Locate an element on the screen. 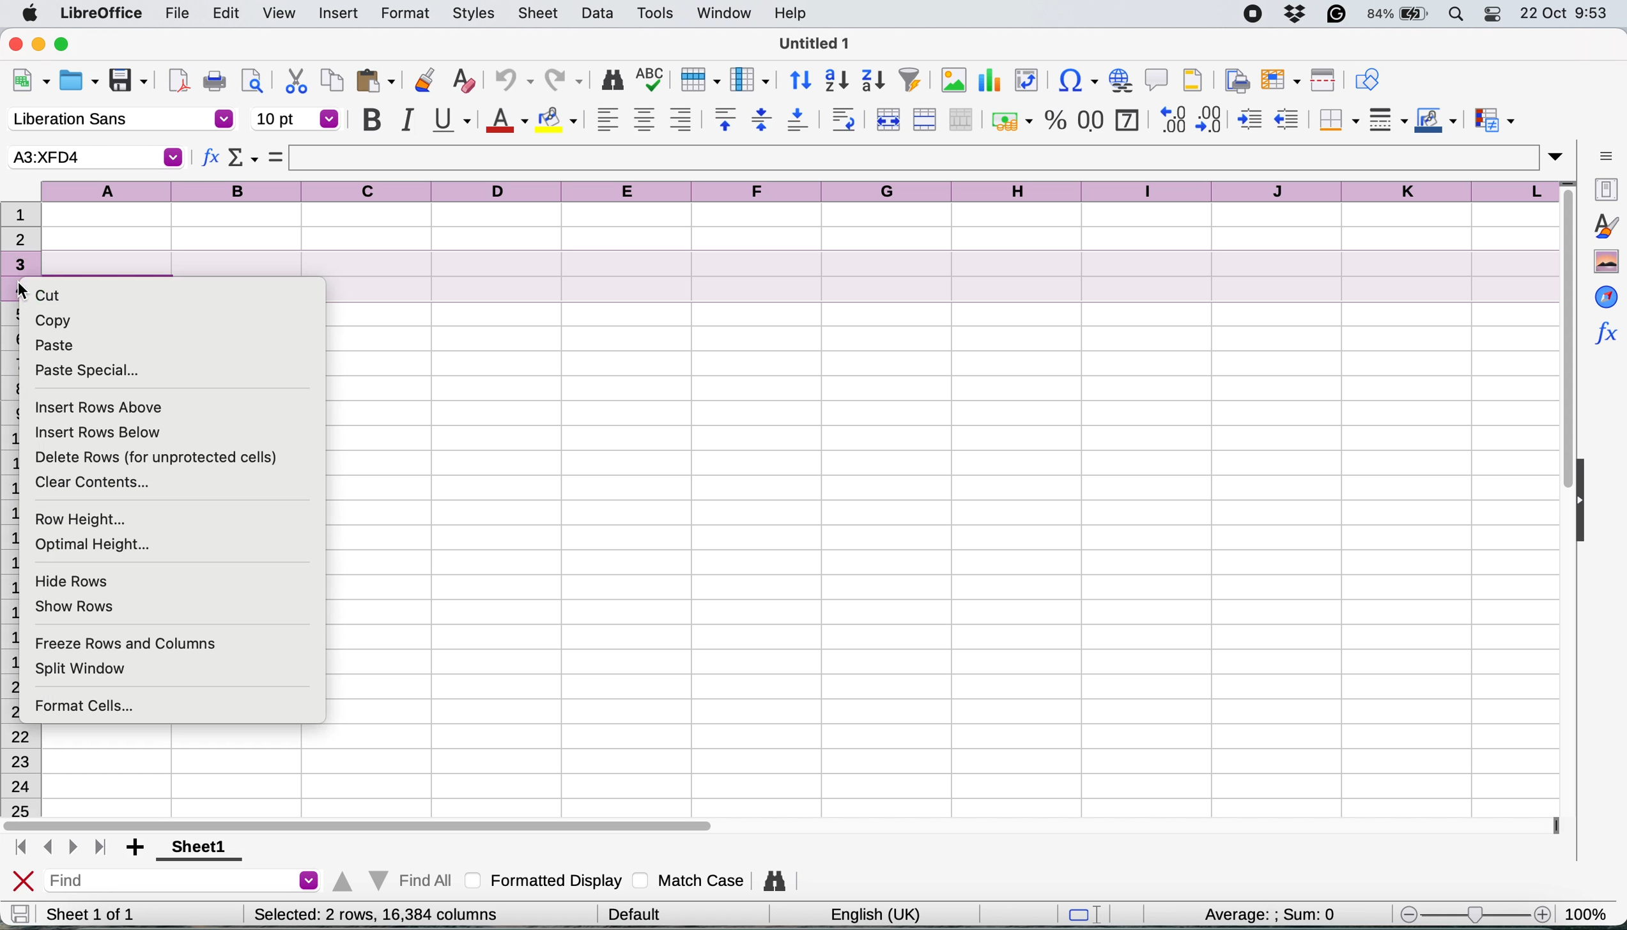  cut is located at coordinates (58, 296).